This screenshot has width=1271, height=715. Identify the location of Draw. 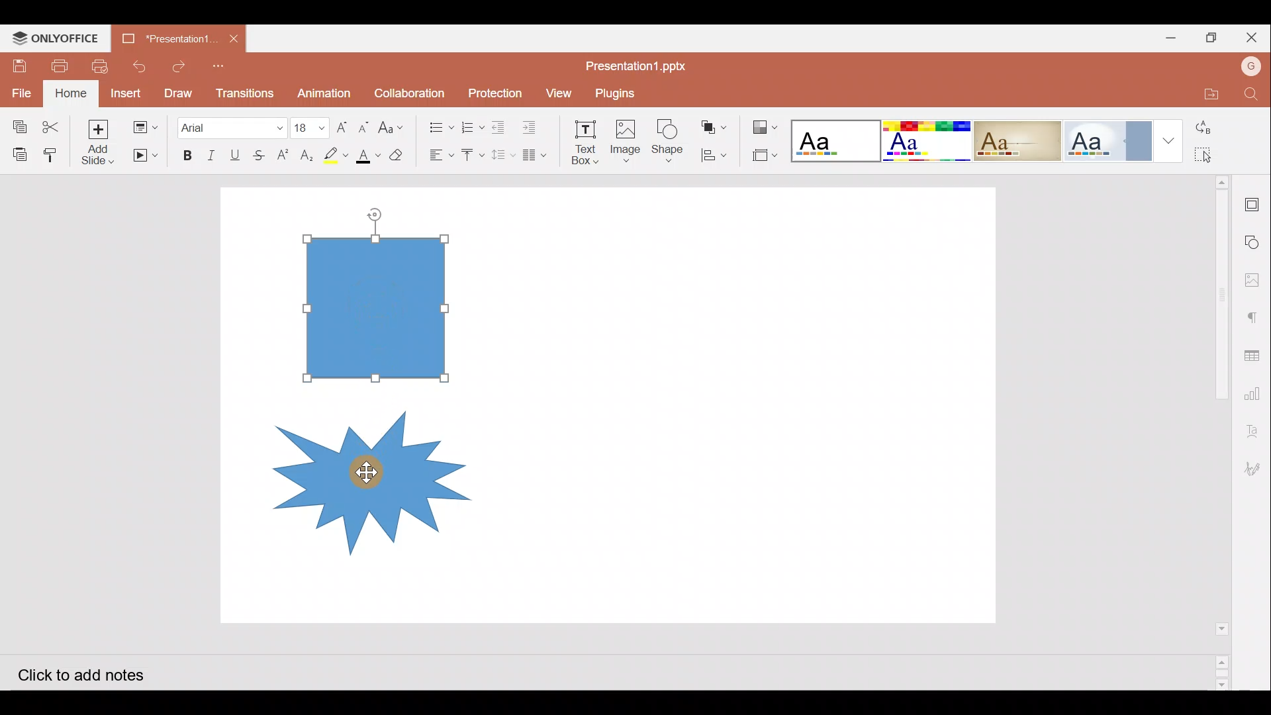
(179, 92).